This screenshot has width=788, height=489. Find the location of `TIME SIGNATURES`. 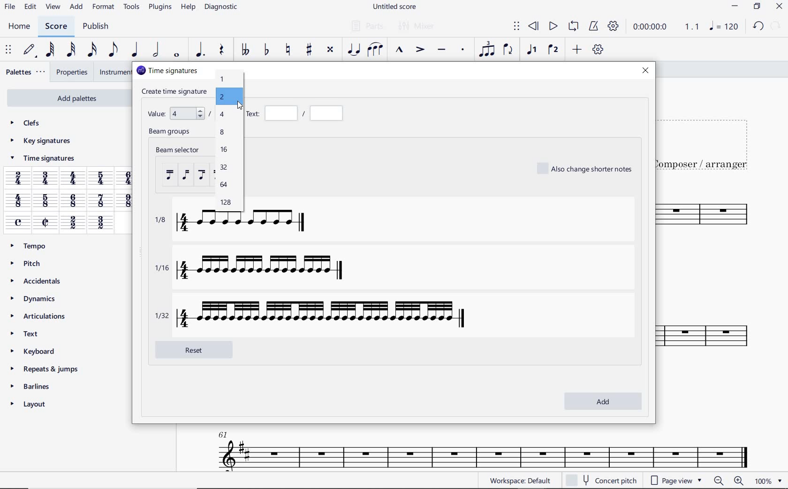

TIME SIGNATURES is located at coordinates (42, 160).